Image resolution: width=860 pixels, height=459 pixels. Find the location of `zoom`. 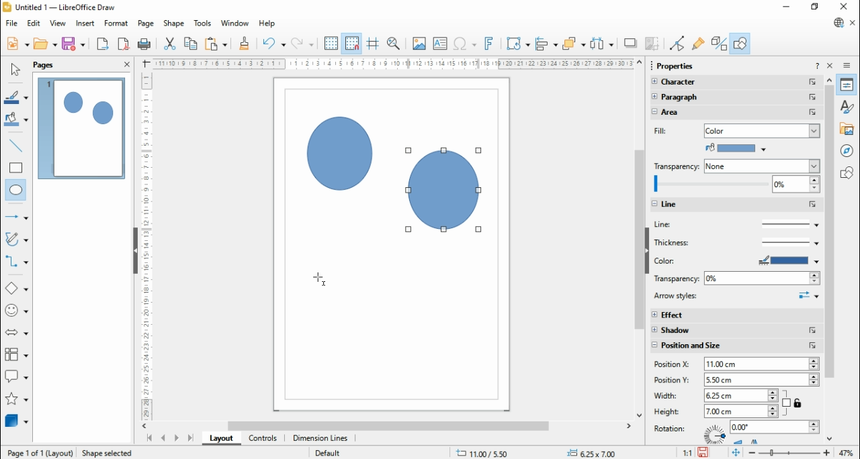

zoom is located at coordinates (735, 186).